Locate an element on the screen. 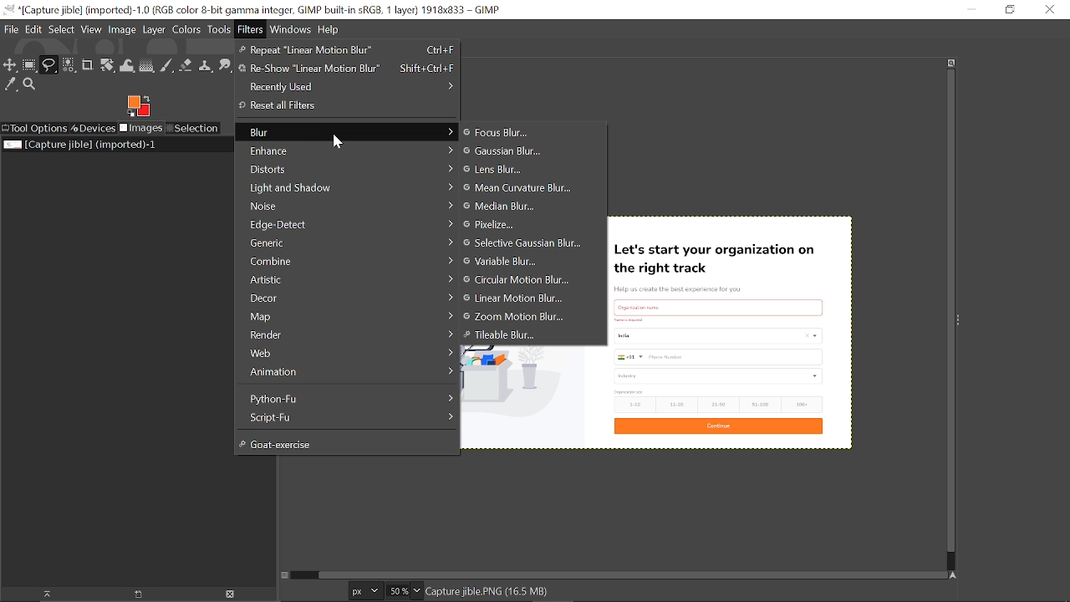 This screenshot has width=1070, height=602. Capture jible.PNG(16.5 MB) is located at coordinates (487, 593).